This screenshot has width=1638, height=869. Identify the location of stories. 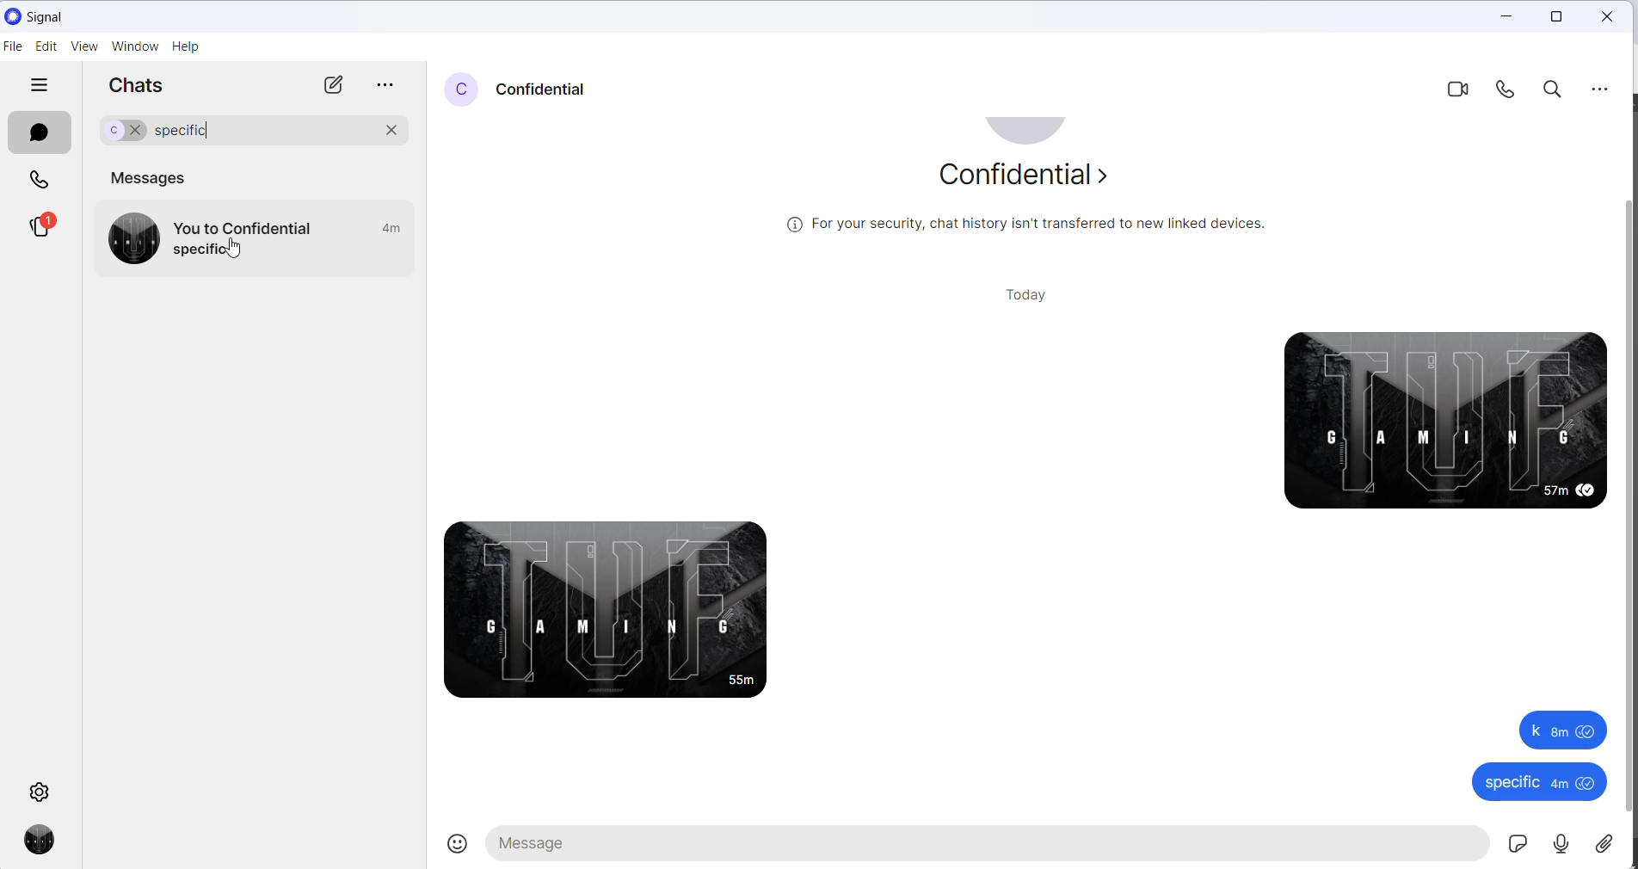
(42, 227).